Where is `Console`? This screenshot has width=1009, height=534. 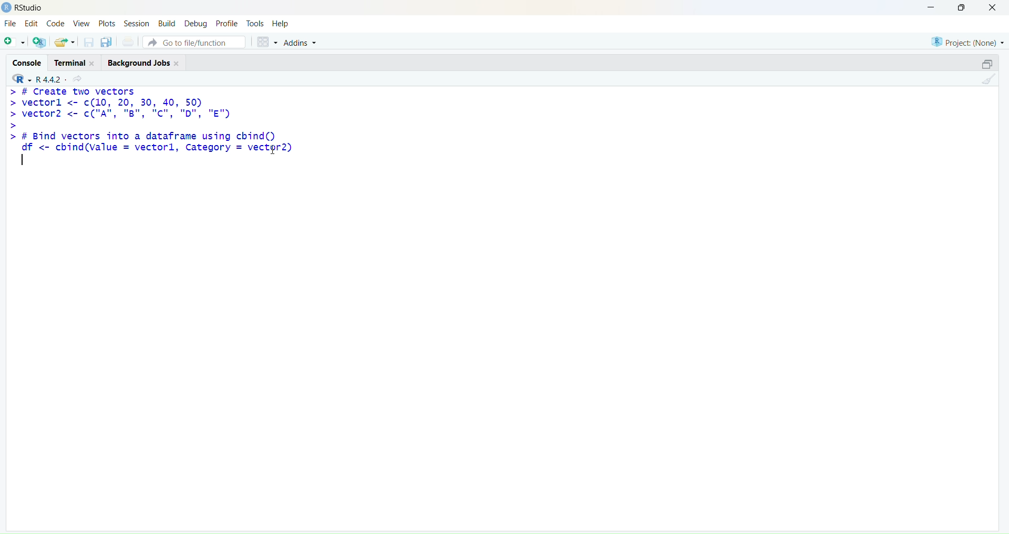 Console is located at coordinates (26, 61).